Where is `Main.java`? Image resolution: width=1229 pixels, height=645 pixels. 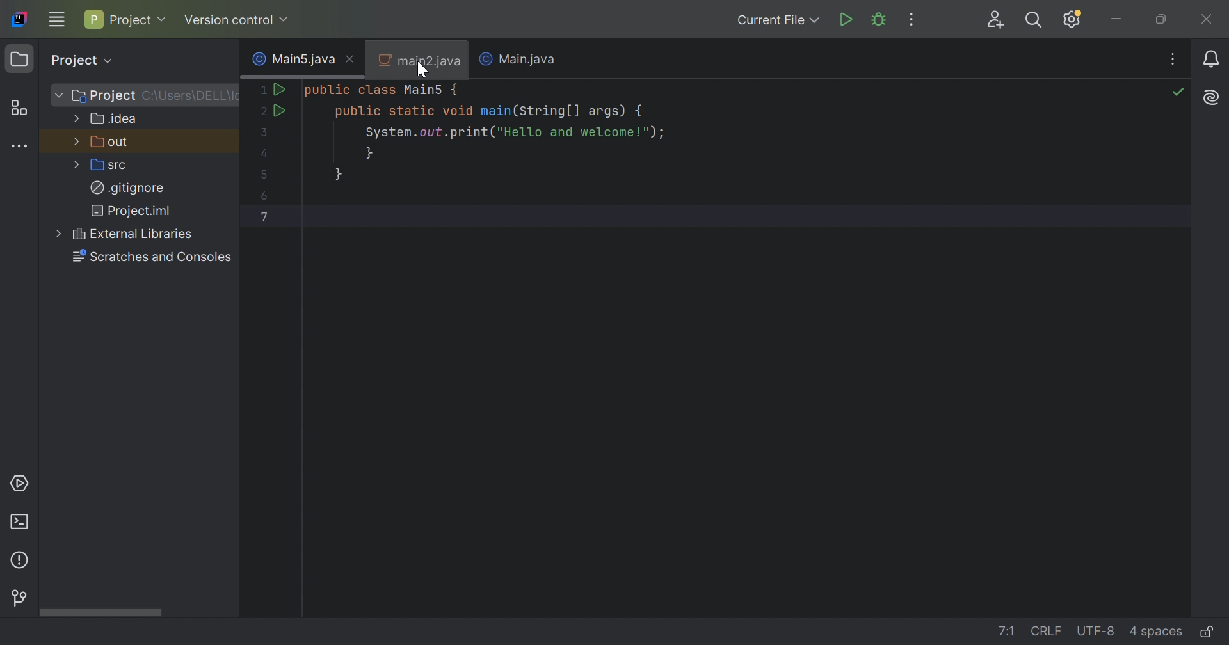 Main.java is located at coordinates (531, 60).